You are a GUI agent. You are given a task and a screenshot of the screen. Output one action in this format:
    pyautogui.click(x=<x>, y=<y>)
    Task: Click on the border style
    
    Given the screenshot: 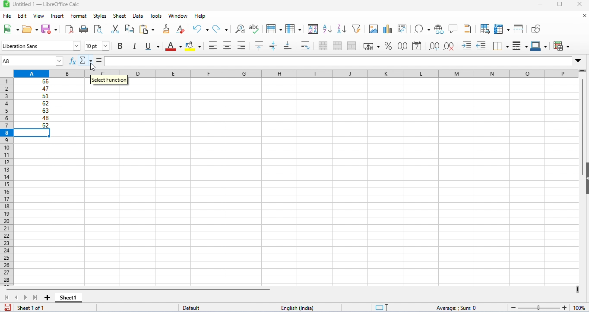 What is the action you would take?
    pyautogui.click(x=520, y=46)
    